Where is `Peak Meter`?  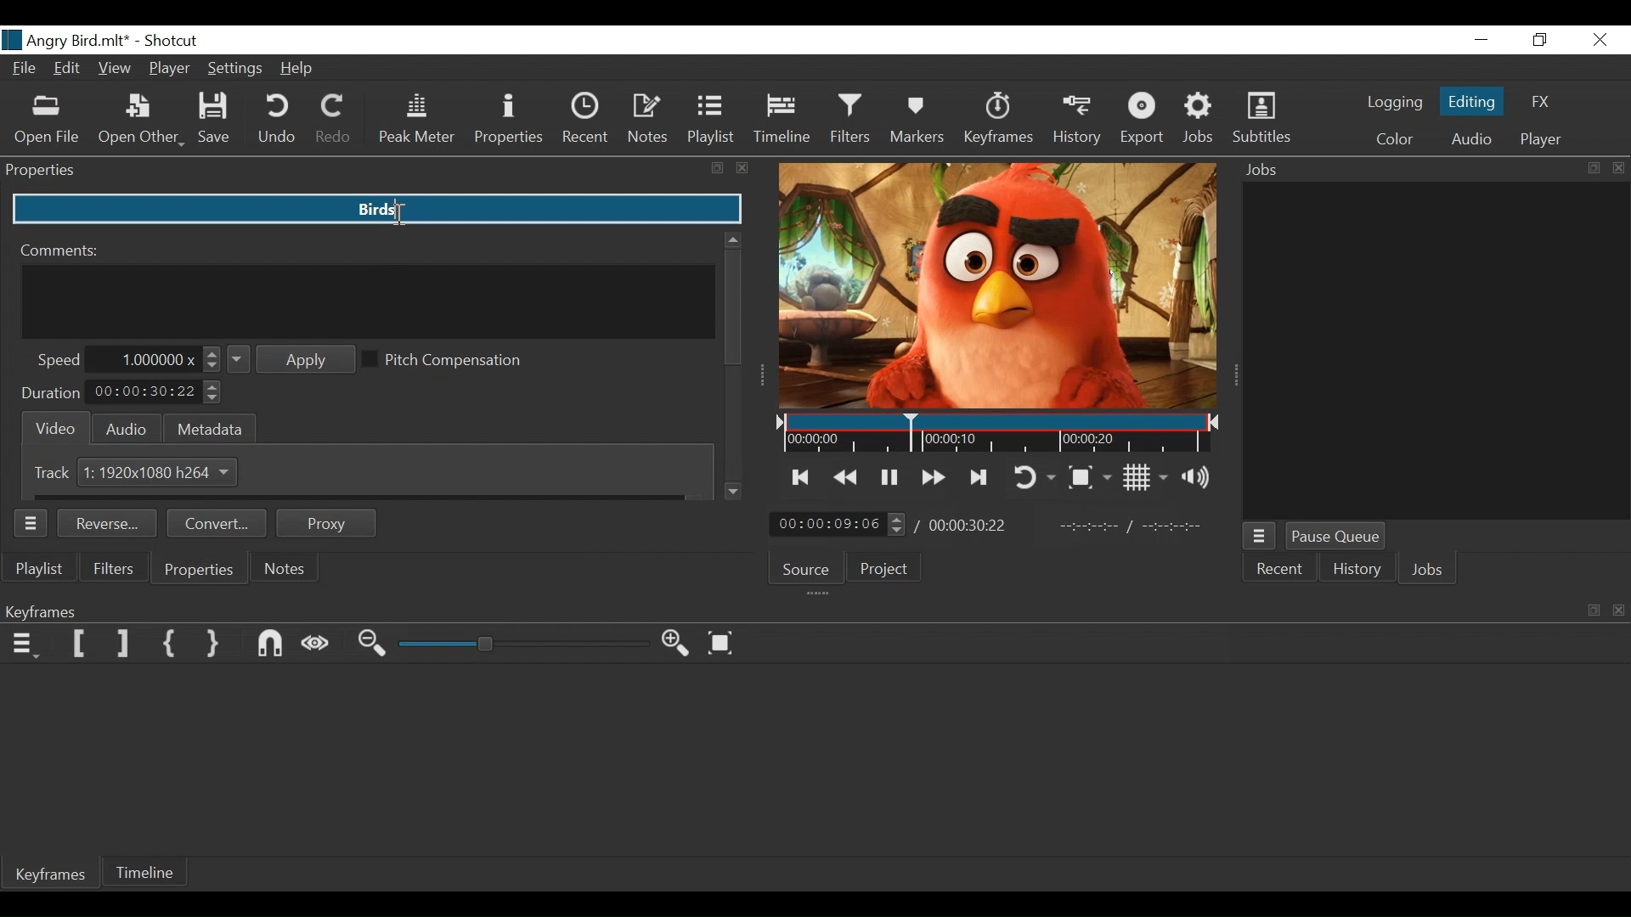 Peak Meter is located at coordinates (414, 121).